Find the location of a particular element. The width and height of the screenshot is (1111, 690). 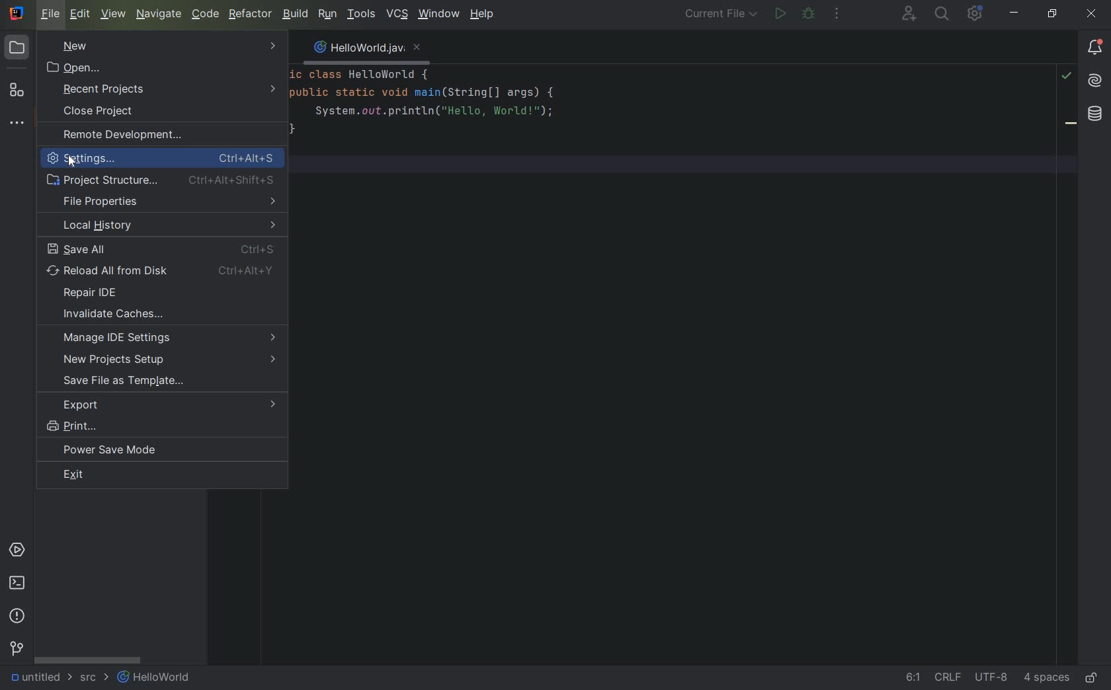

search everywhere is located at coordinates (942, 13).